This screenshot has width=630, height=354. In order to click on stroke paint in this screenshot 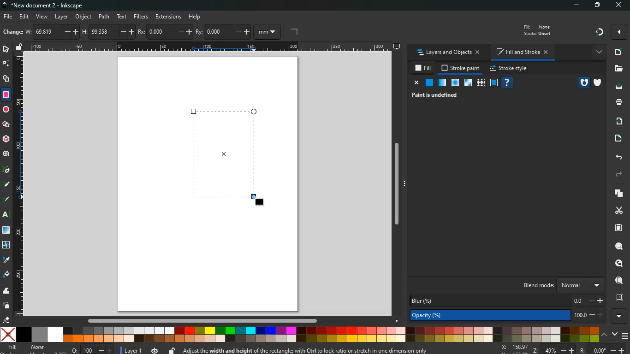, I will do `click(461, 68)`.